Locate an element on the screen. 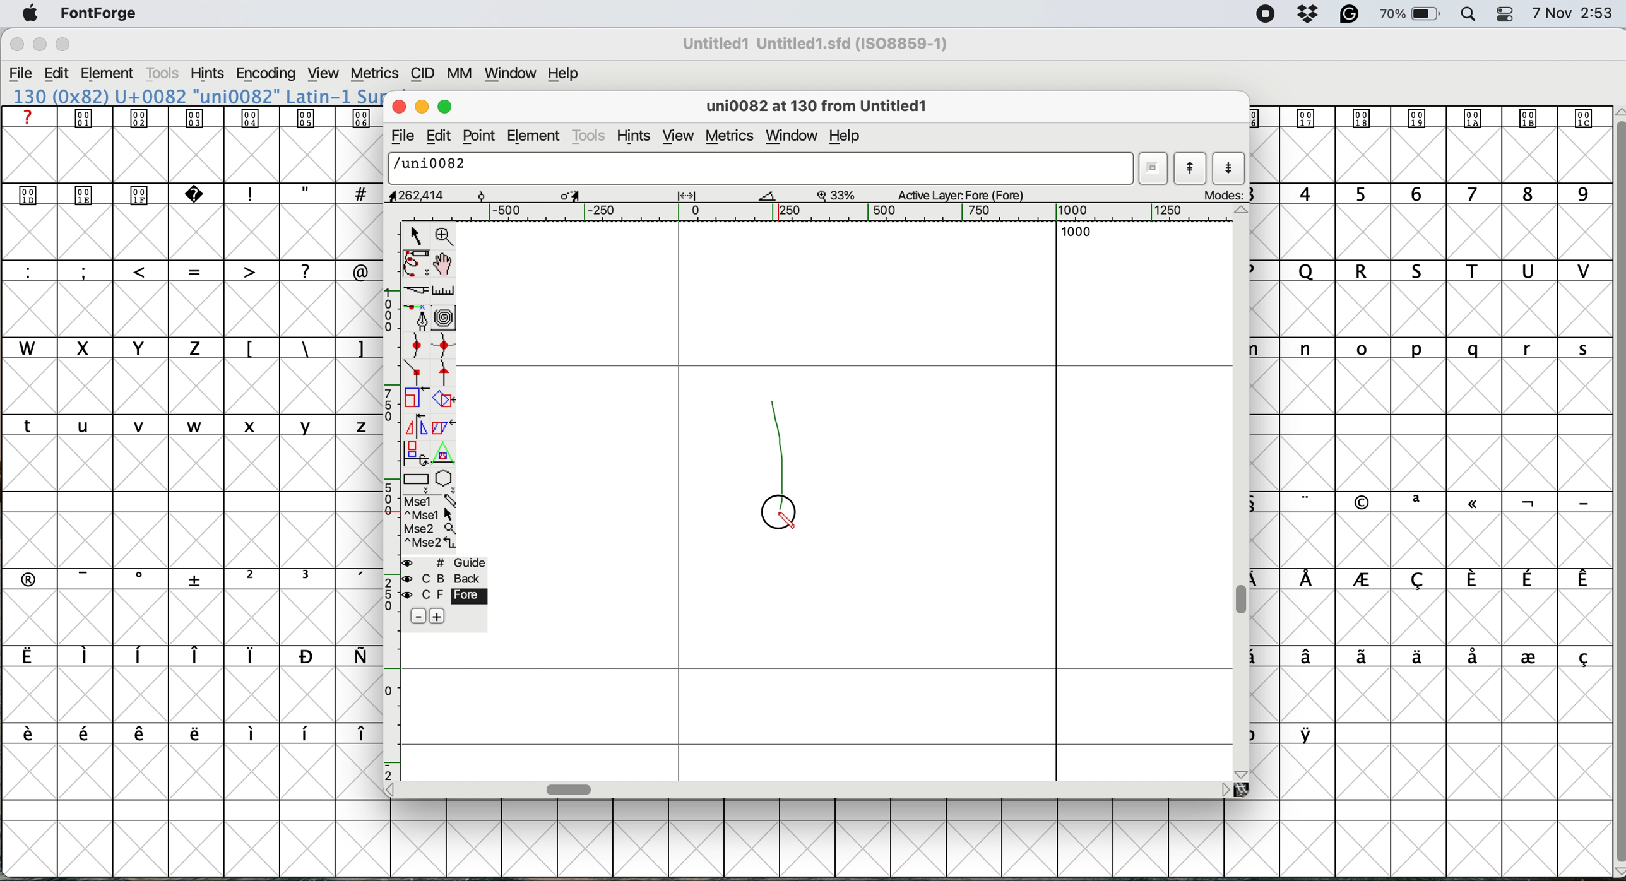  cursor is located at coordinates (775, 513).